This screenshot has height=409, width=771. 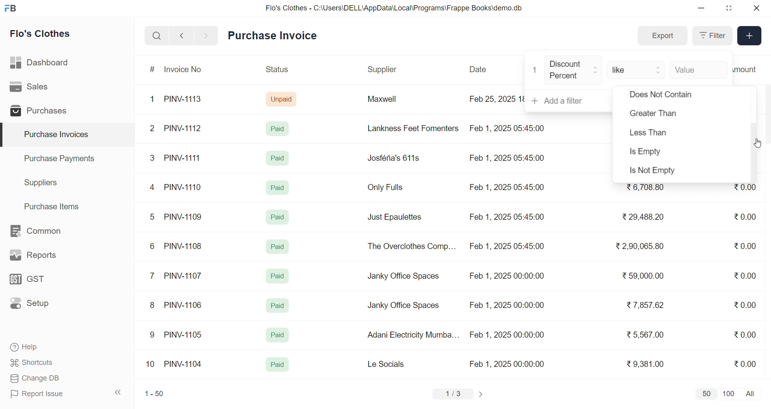 What do you see at coordinates (391, 102) in the screenshot?
I see `Maxwell` at bounding box center [391, 102].